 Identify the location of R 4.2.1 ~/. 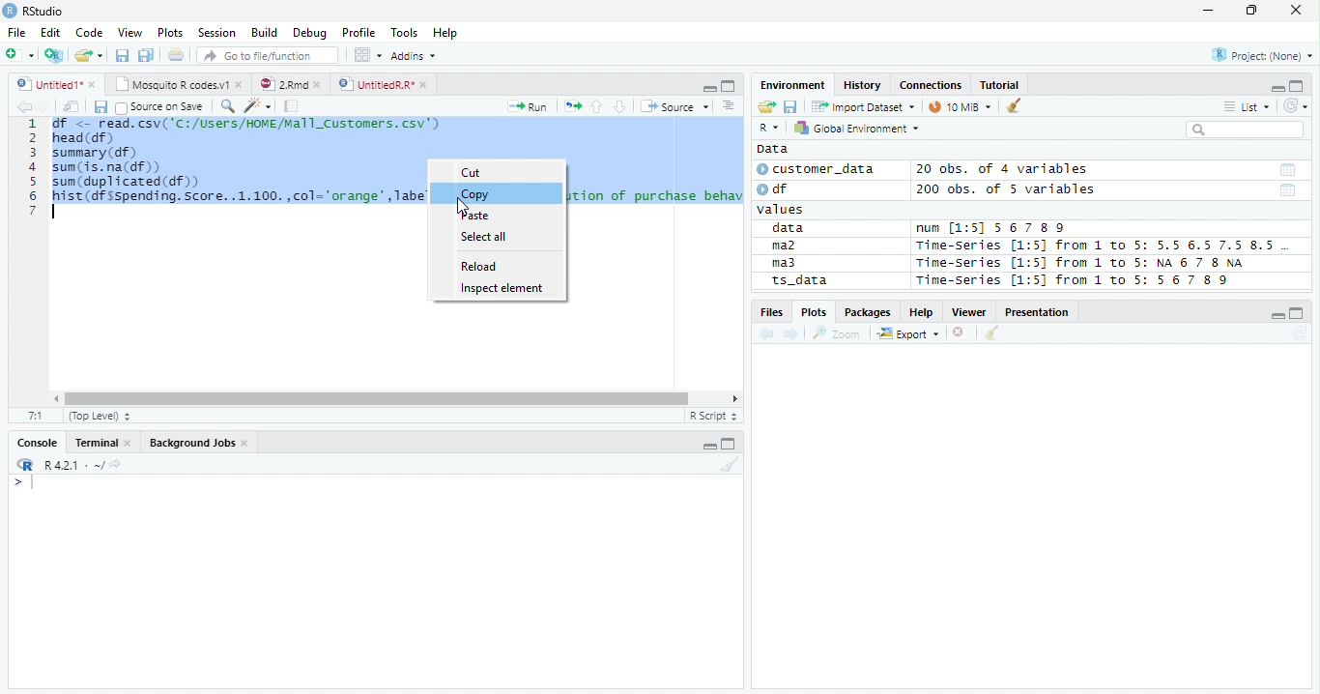
(72, 464).